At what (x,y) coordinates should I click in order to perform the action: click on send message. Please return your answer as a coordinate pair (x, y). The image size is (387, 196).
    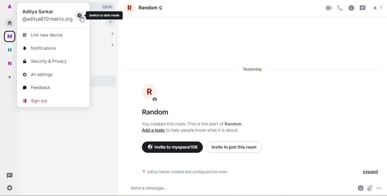
    Looking at the image, I should click on (148, 188).